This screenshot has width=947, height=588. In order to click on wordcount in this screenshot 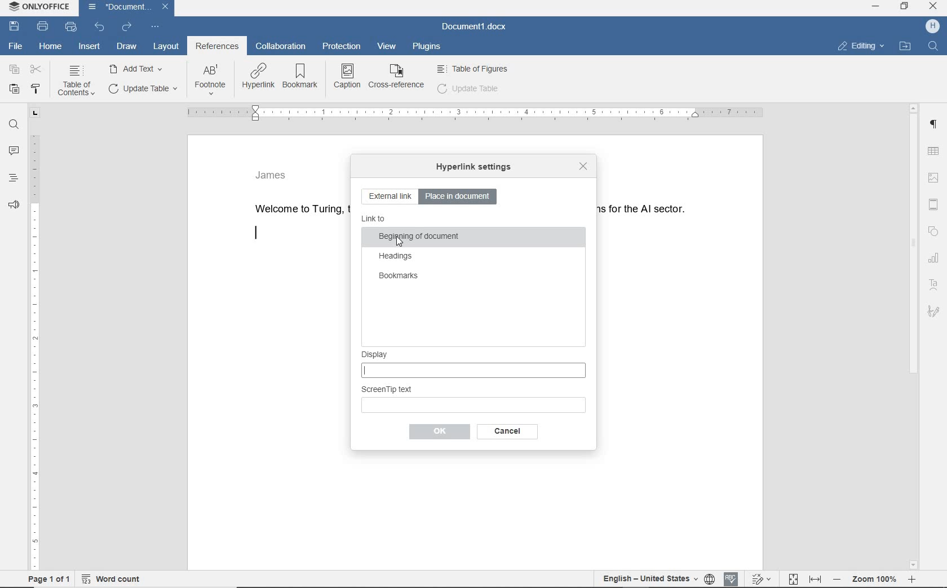, I will do `click(114, 579)`.